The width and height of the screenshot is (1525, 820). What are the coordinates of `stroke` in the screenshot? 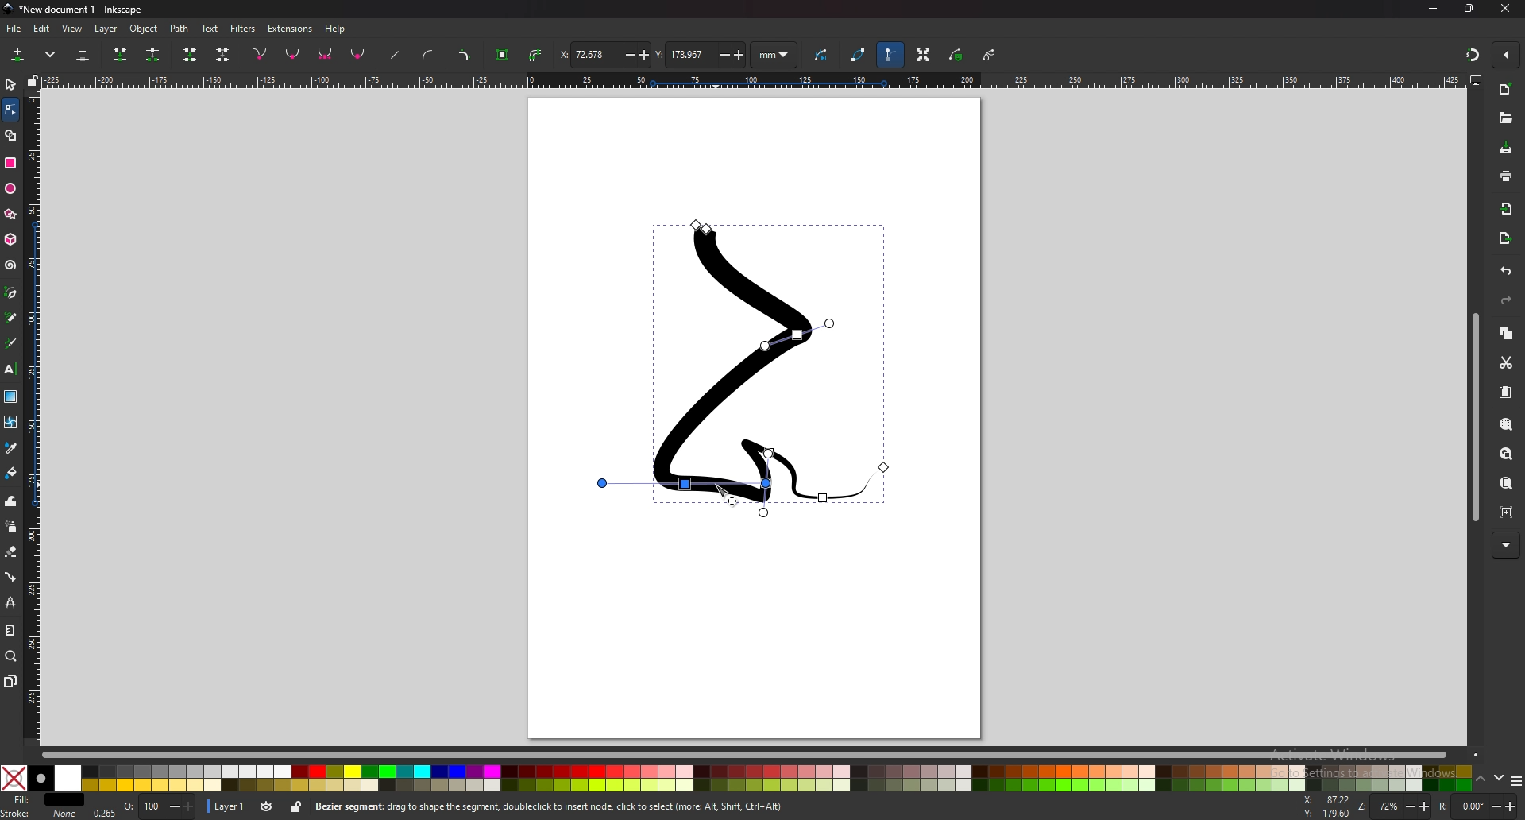 It's located at (39, 814).